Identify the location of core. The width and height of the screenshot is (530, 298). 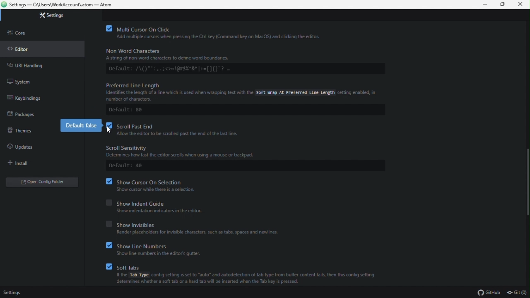
(21, 35).